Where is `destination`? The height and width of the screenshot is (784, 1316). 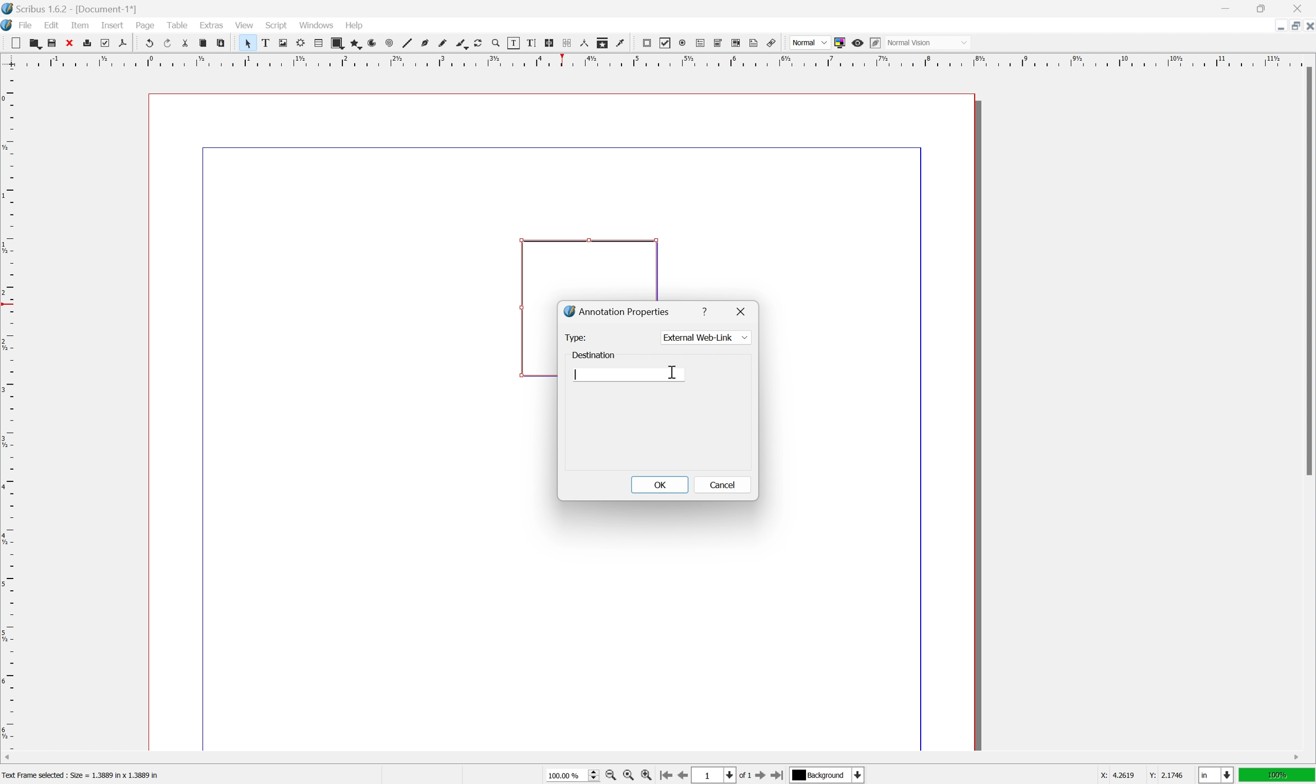
destination is located at coordinates (593, 356).